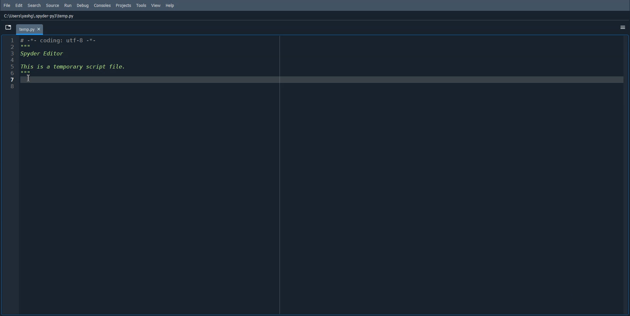 The height and width of the screenshot is (316, 630). What do you see at coordinates (620, 27) in the screenshot?
I see `options` at bounding box center [620, 27].